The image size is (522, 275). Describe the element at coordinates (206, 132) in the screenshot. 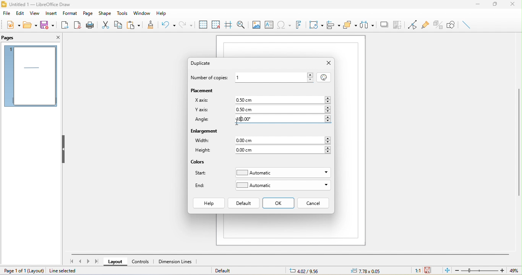

I see `enlargement` at that location.